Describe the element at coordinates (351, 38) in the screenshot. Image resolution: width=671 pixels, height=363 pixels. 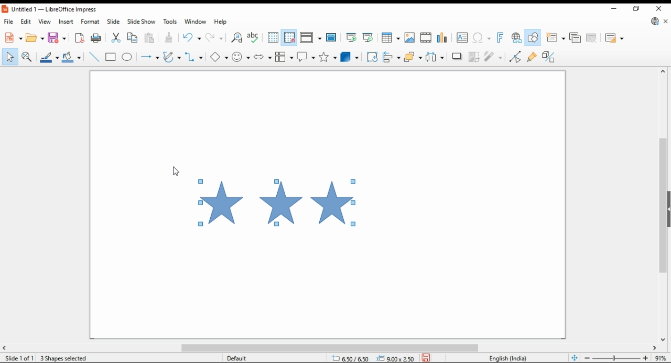
I see `start from first slide` at that location.